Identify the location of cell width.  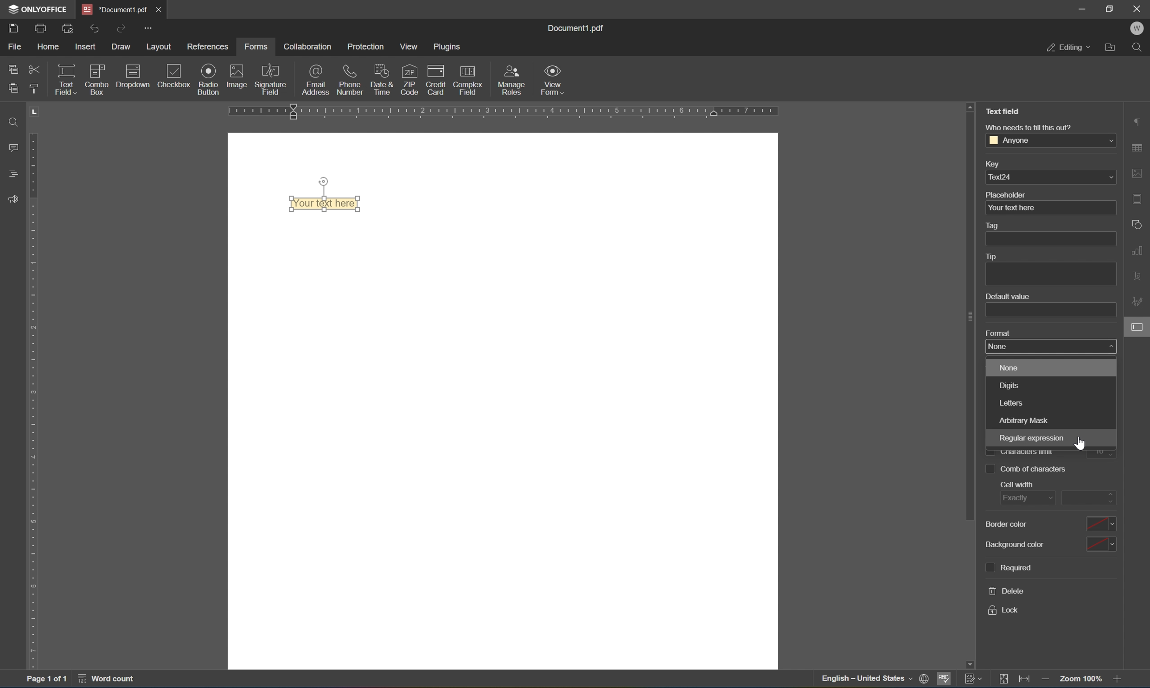
(1022, 485).